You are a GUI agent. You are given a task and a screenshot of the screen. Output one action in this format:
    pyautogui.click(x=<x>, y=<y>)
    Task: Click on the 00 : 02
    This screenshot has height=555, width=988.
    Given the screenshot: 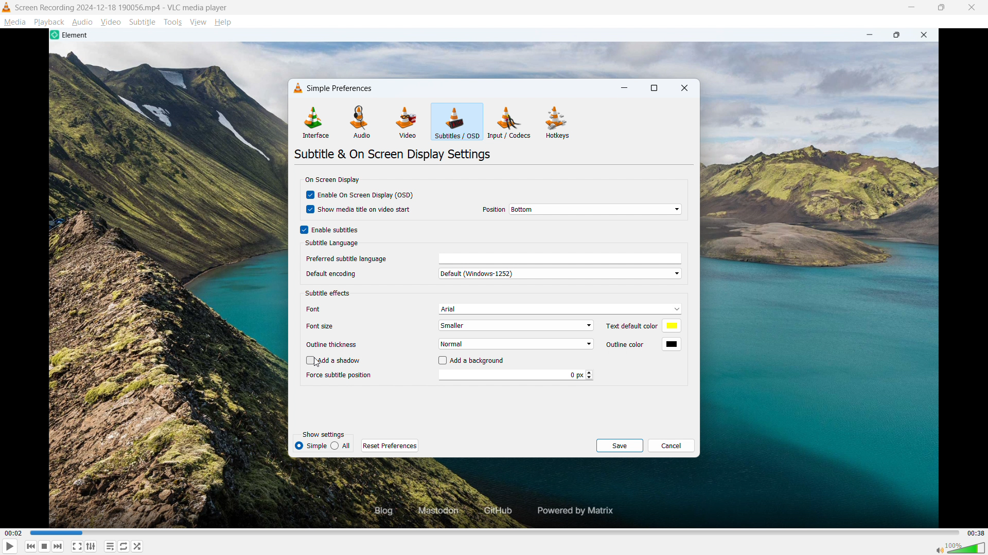 What is the action you would take?
    pyautogui.click(x=13, y=532)
    